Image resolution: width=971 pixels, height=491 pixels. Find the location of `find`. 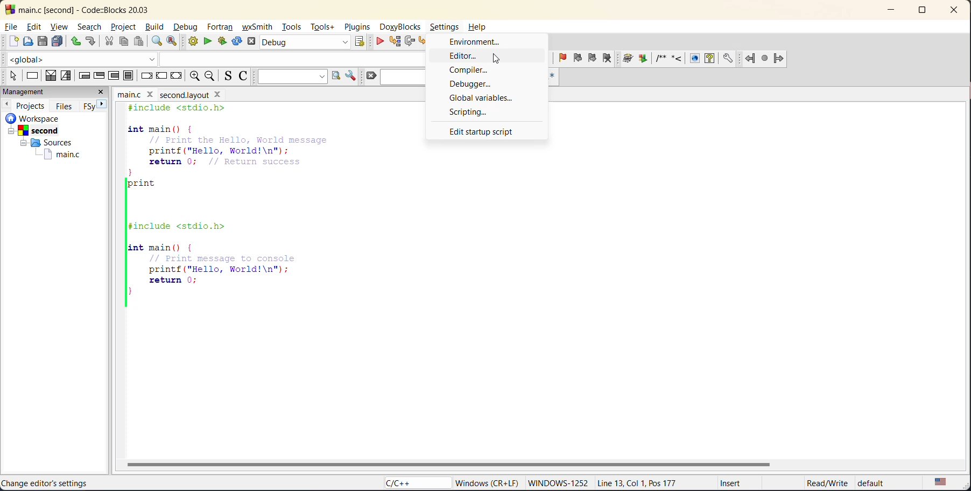

find is located at coordinates (157, 41).